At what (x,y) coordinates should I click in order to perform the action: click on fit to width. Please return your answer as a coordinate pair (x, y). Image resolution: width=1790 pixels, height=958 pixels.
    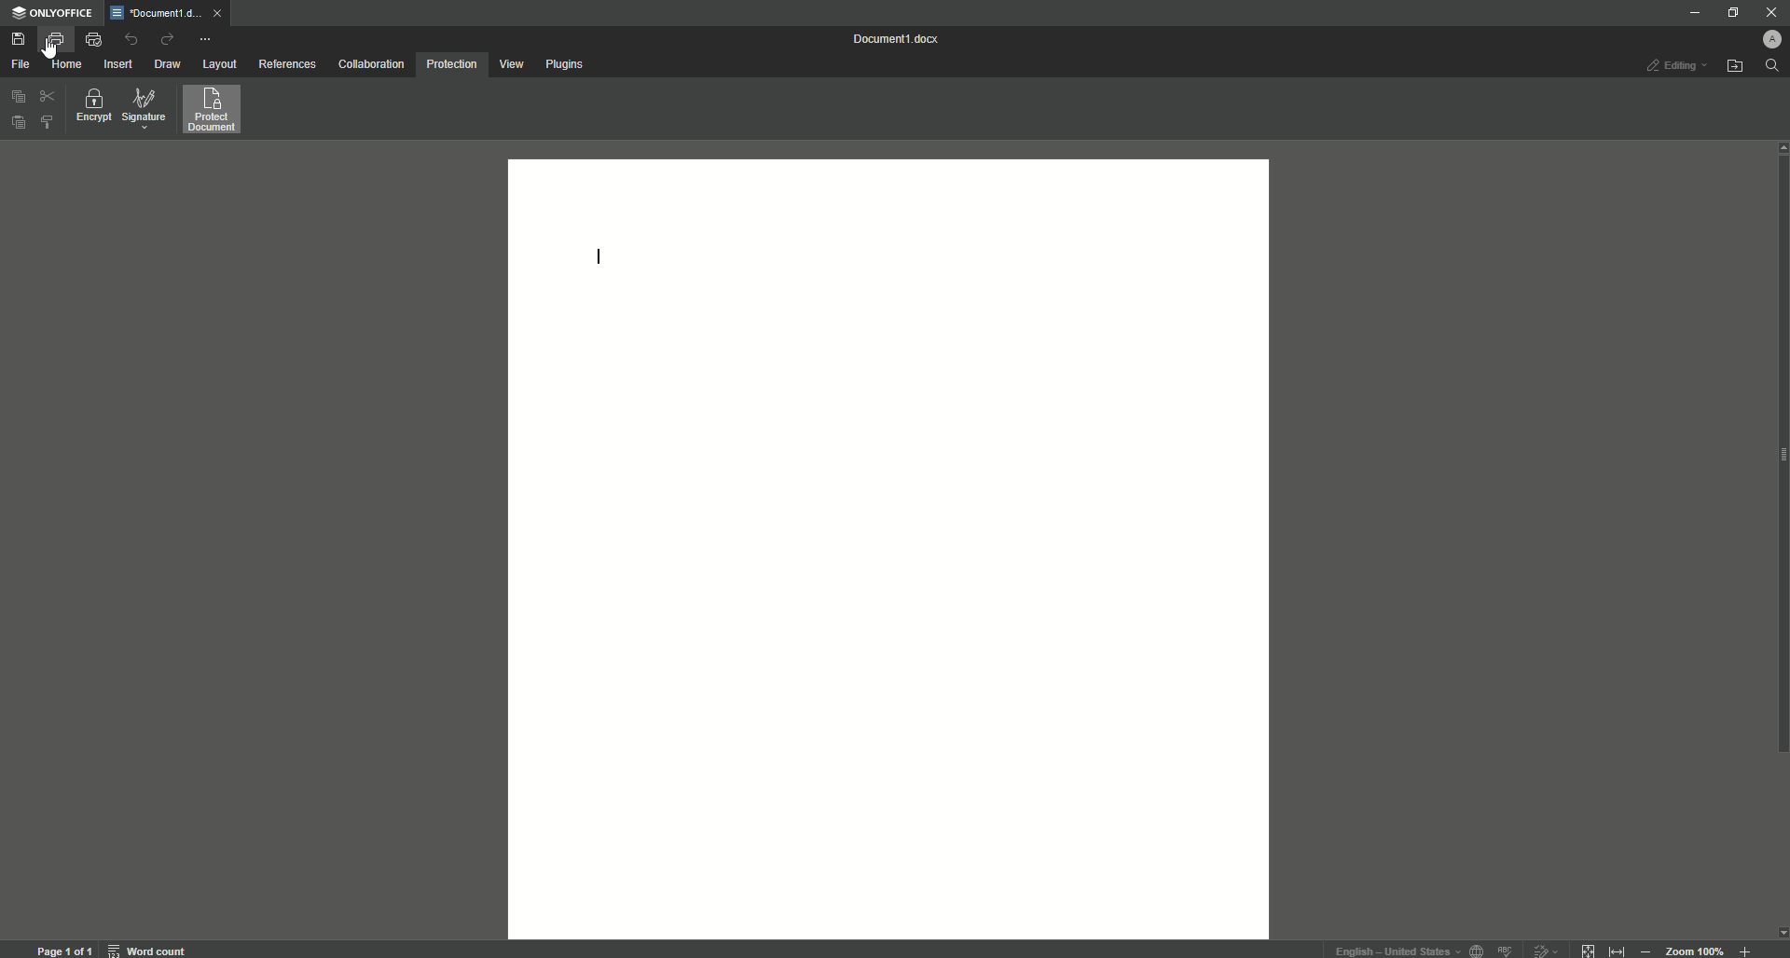
    Looking at the image, I should click on (1617, 949).